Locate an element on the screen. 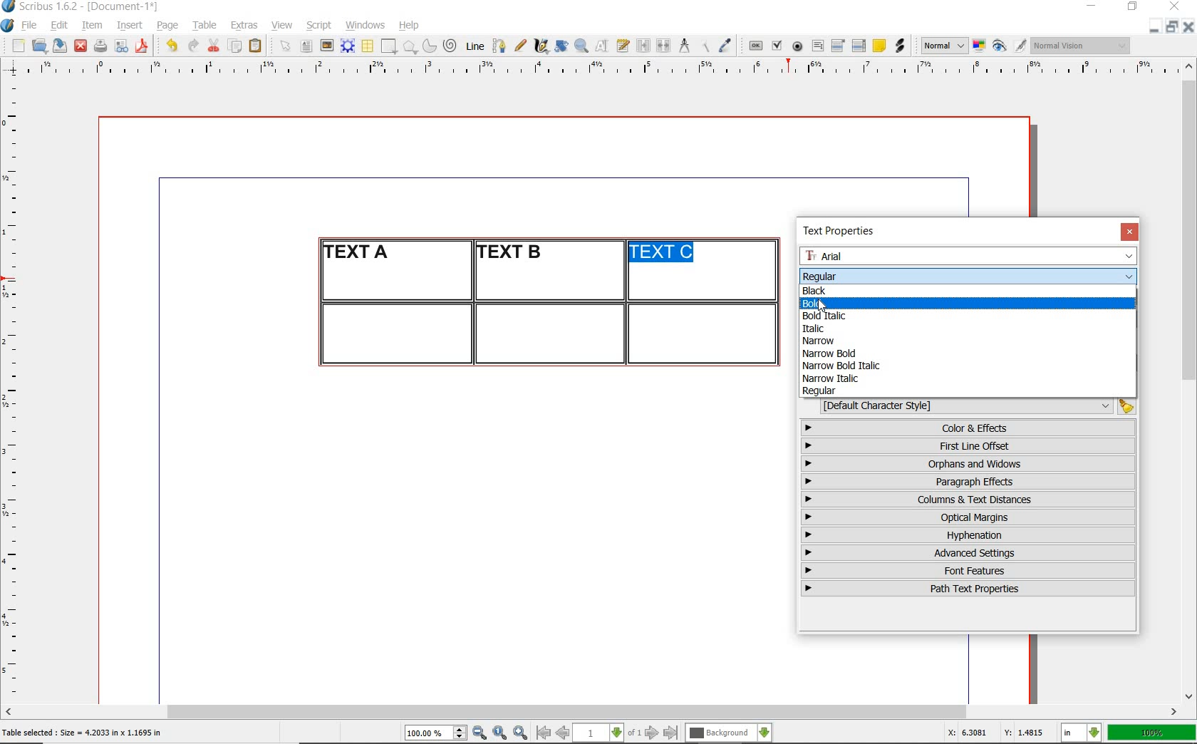 The image size is (1197, 744). minimize is located at coordinates (1093, 7).